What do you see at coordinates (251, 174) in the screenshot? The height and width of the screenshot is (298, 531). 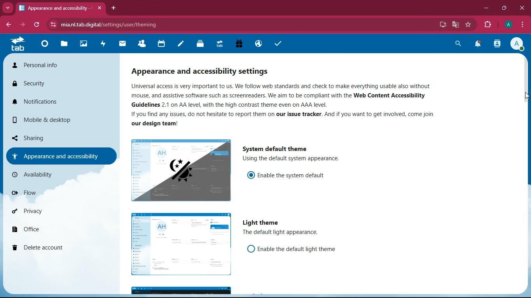 I see `on` at bounding box center [251, 174].